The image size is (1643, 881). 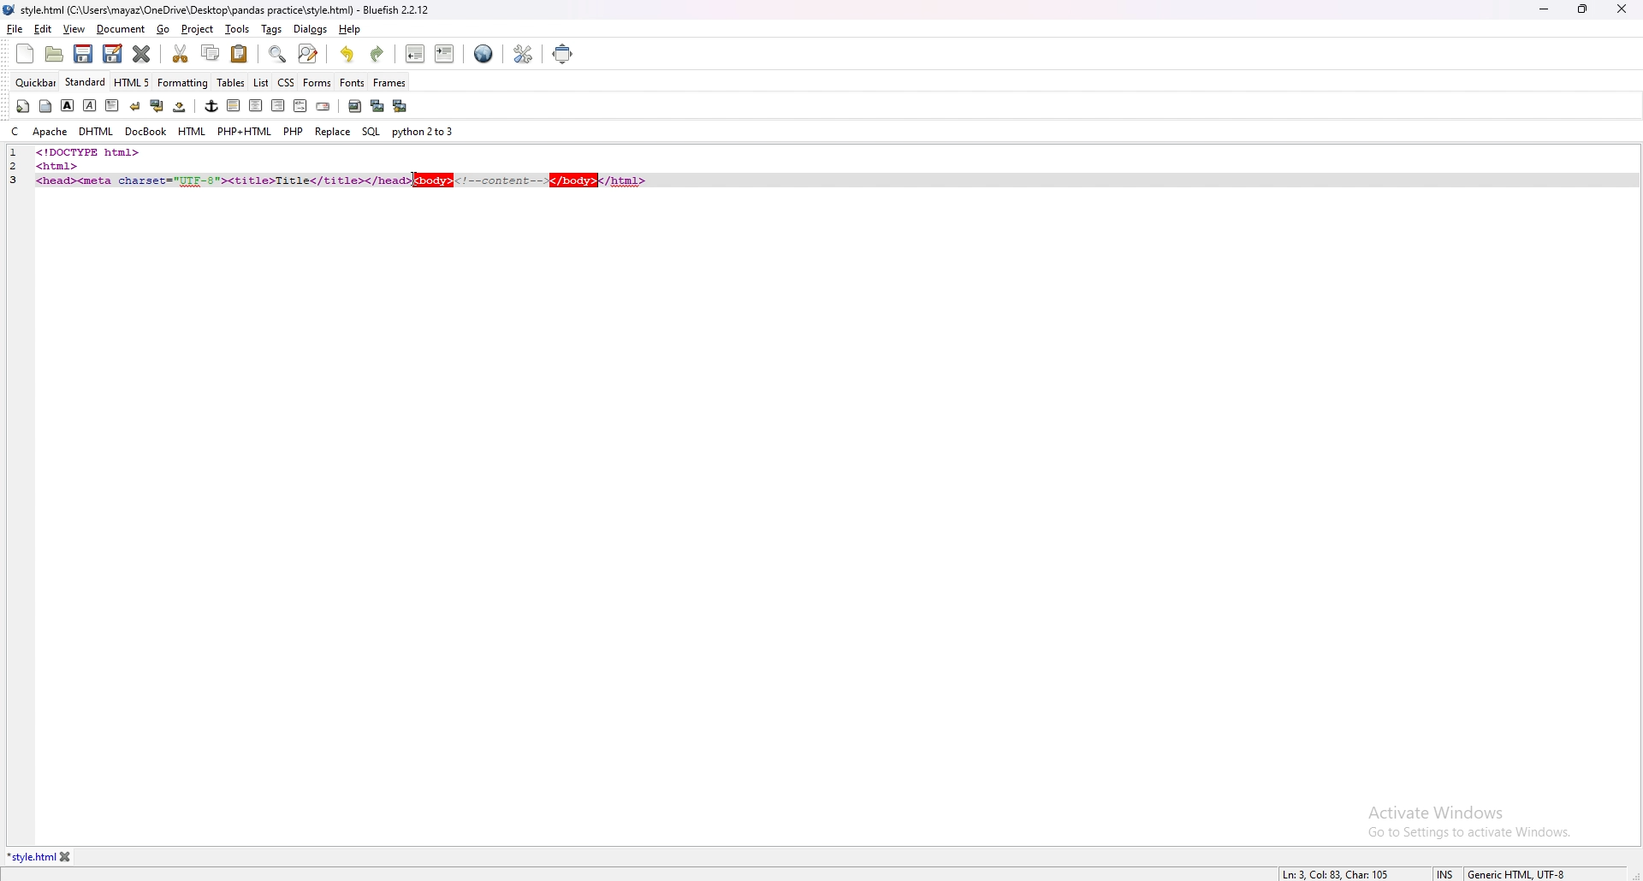 What do you see at coordinates (377, 54) in the screenshot?
I see `redo` at bounding box center [377, 54].